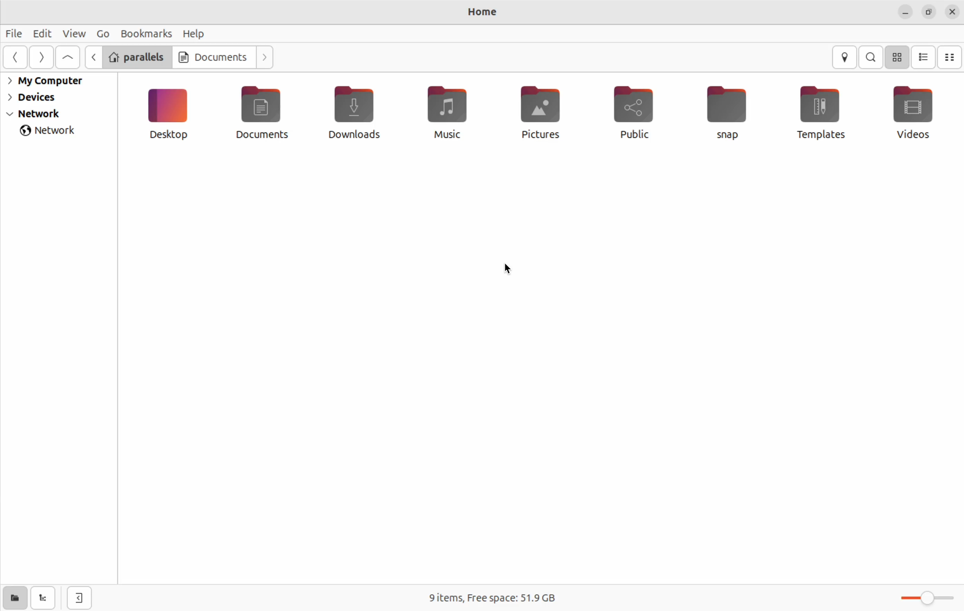 The image size is (964, 611). Describe the element at coordinates (637, 116) in the screenshot. I see `public` at that location.